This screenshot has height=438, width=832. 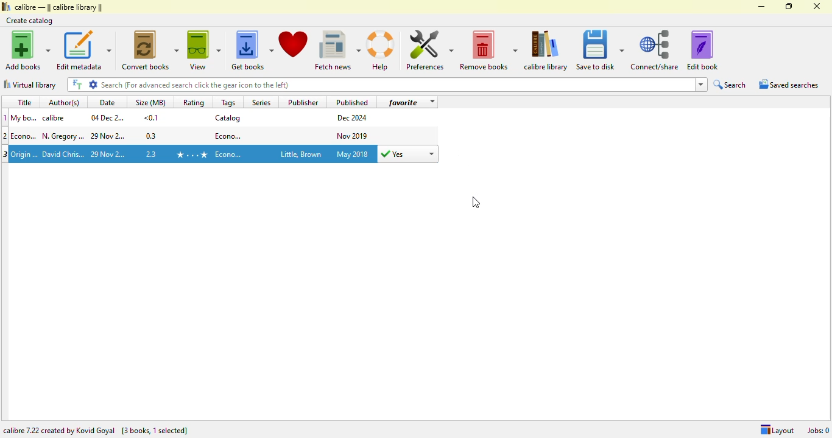 I want to click on size, so click(x=152, y=153).